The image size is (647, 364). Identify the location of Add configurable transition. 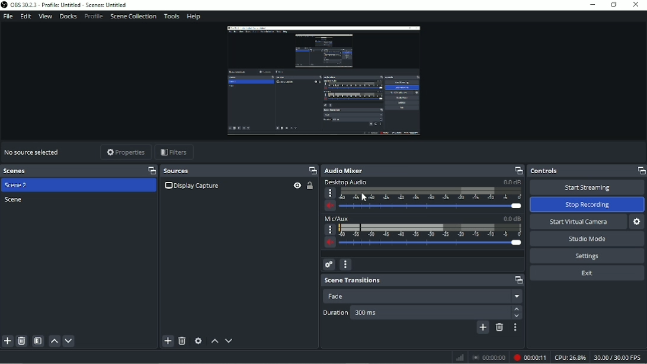
(483, 328).